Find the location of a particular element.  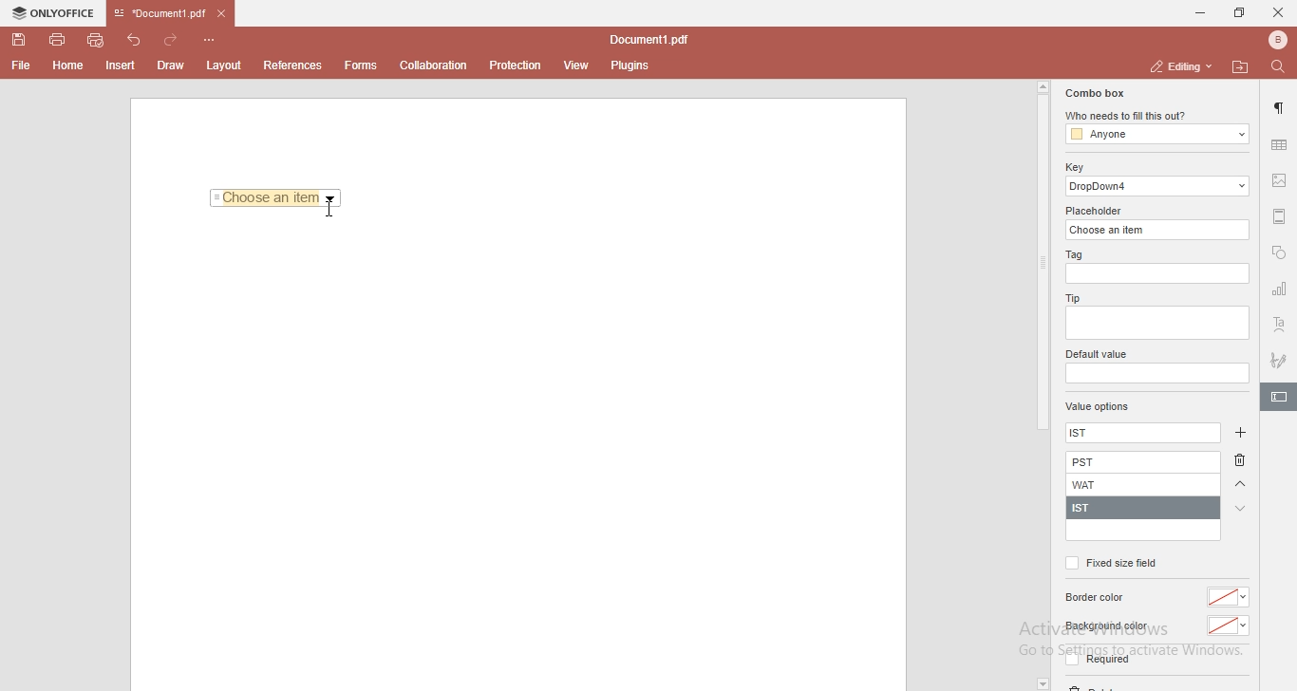

dropdown 4 is located at coordinates (1158, 186).